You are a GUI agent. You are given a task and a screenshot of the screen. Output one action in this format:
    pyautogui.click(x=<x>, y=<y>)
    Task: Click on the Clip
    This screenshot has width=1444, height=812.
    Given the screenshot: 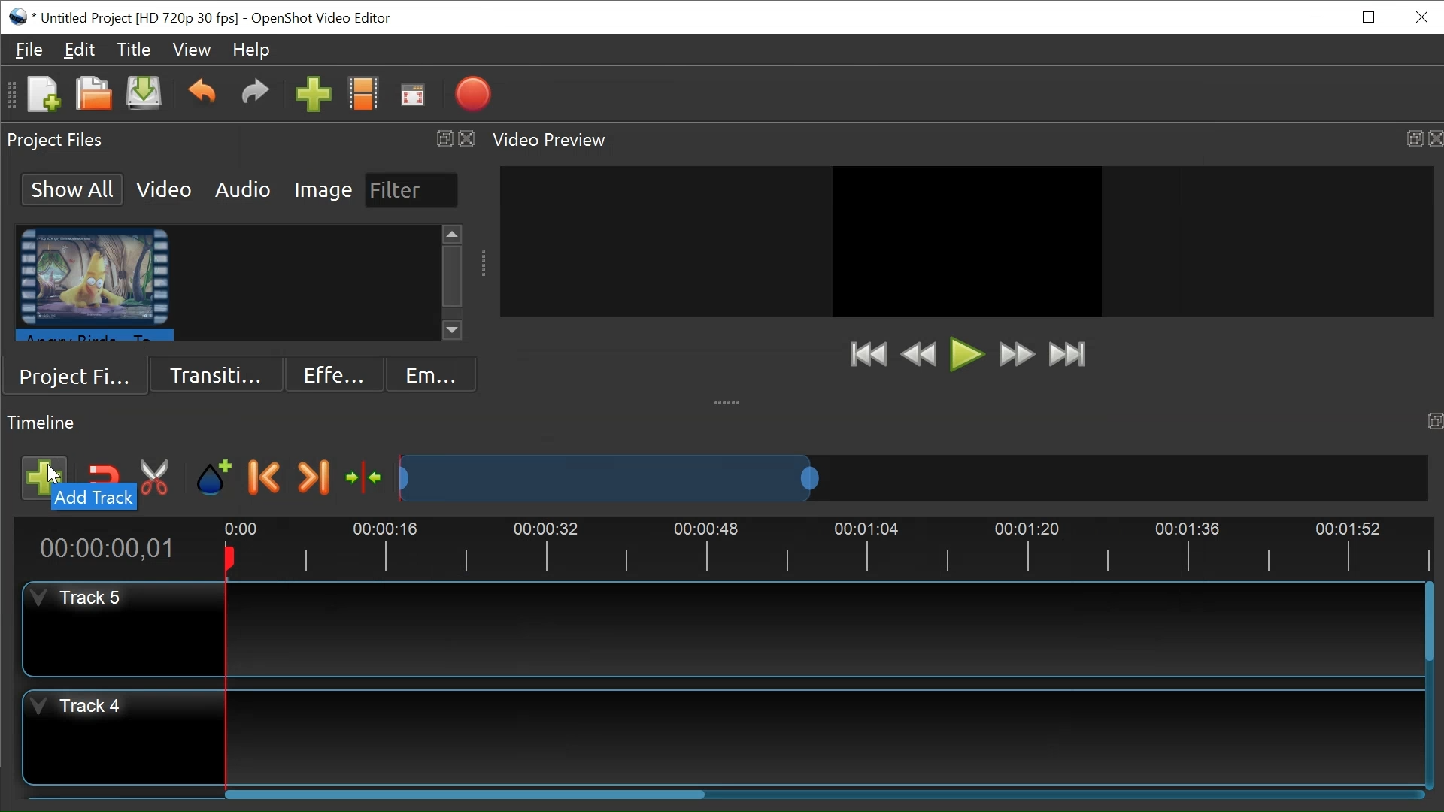 What is the action you would take?
    pyautogui.click(x=96, y=284)
    